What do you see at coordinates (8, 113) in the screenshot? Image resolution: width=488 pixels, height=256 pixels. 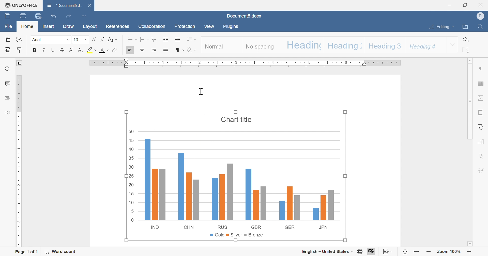 I see `feedback & support` at bounding box center [8, 113].